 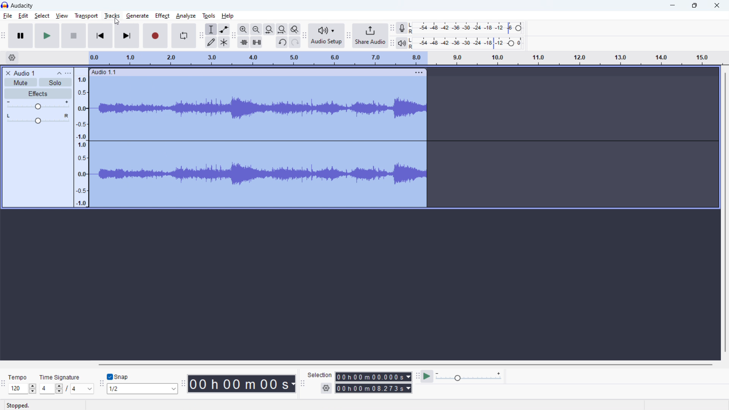 What do you see at coordinates (402, 43) in the screenshot?
I see `playback meter` at bounding box center [402, 43].